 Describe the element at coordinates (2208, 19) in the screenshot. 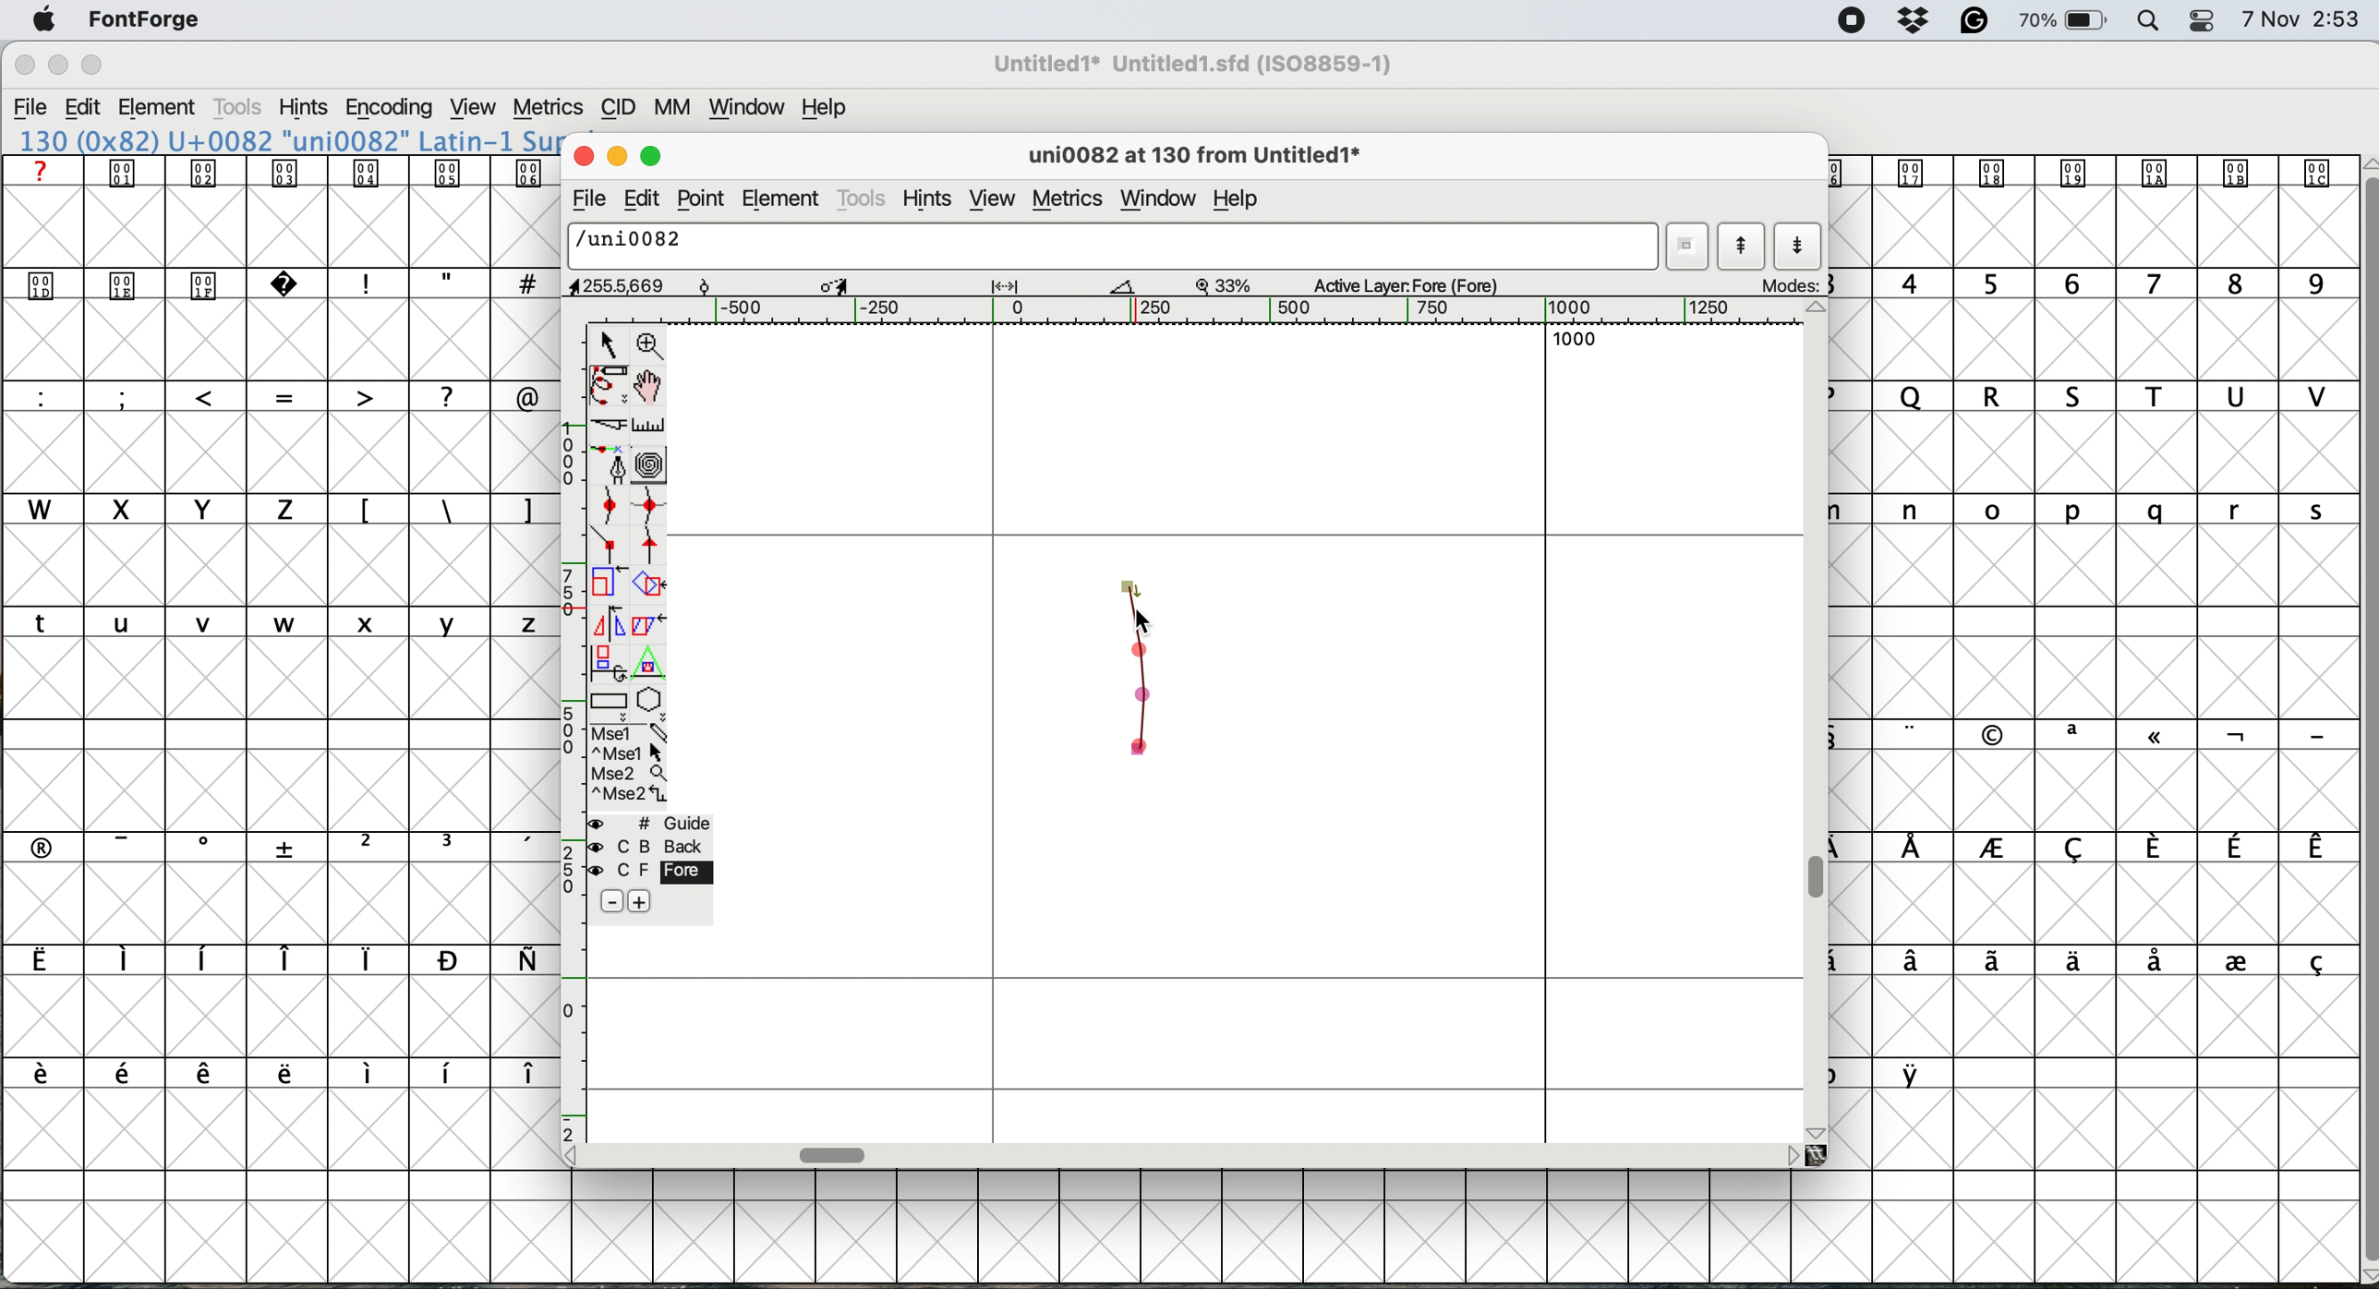

I see `control center` at that location.